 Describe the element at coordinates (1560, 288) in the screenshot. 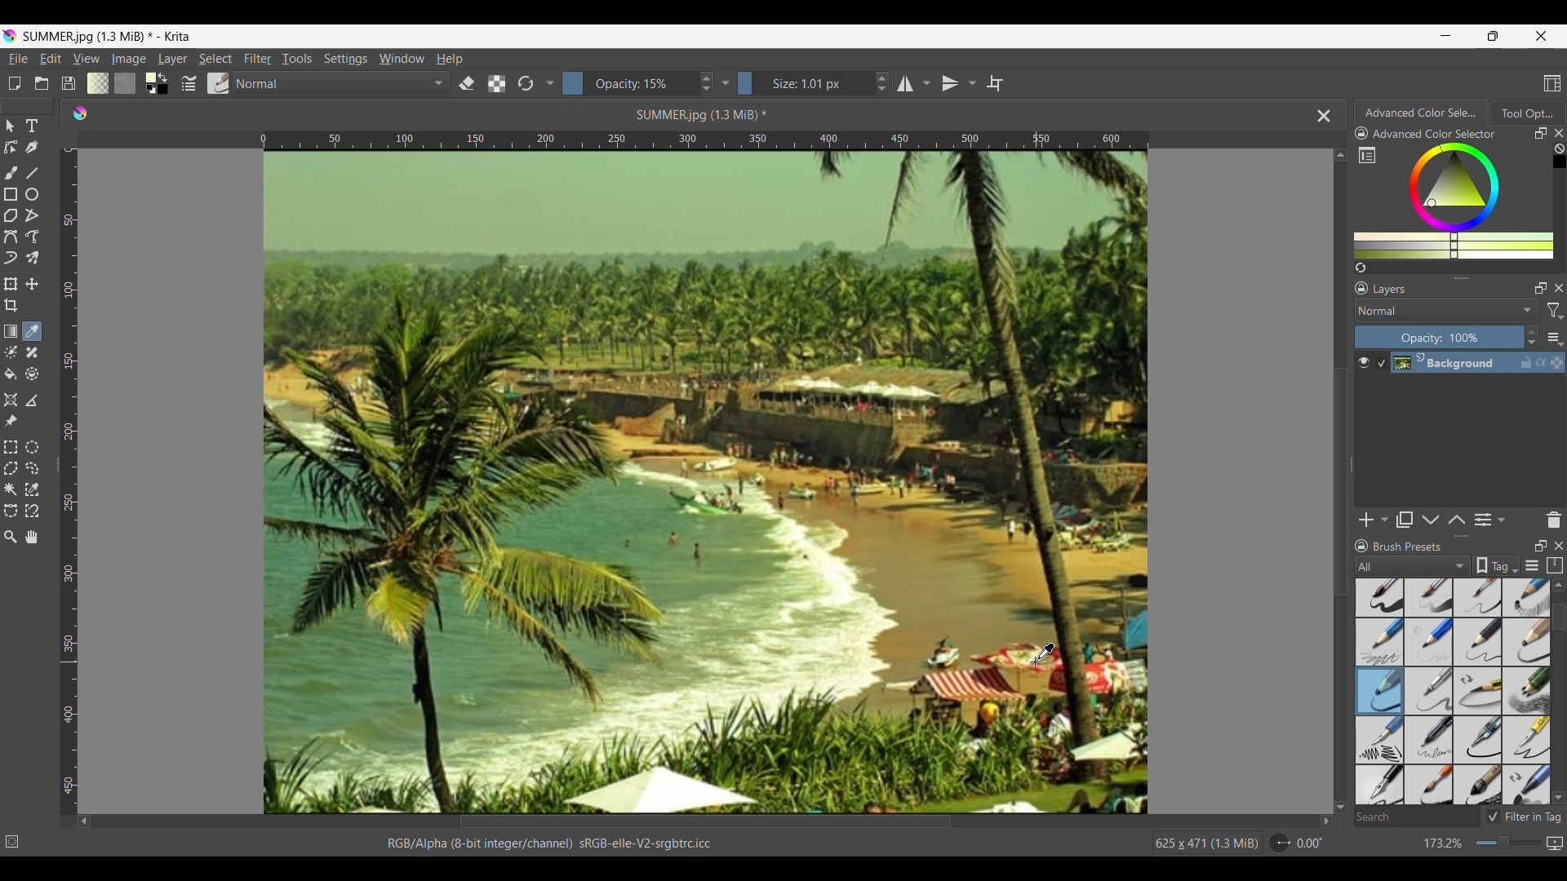

I see `Close panel` at that location.